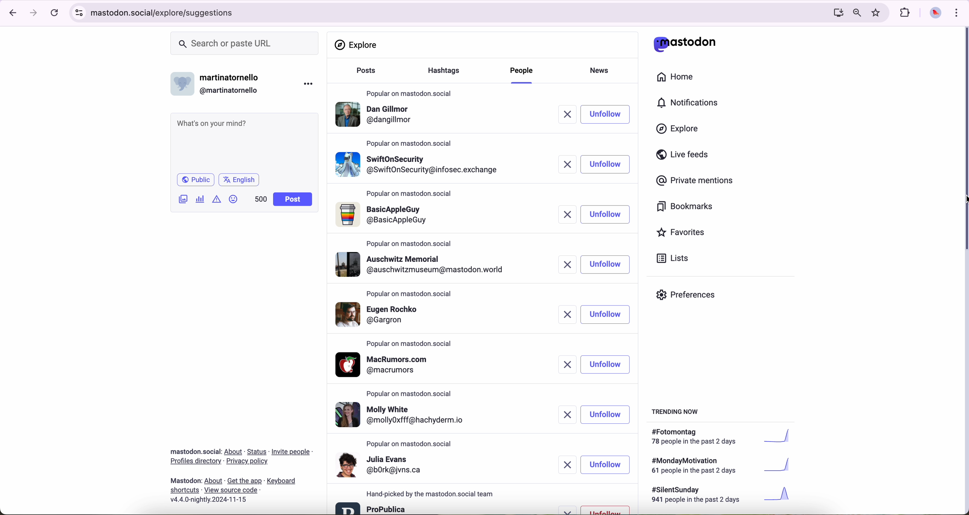 The height and width of the screenshot is (515, 969). What do you see at coordinates (602, 69) in the screenshot?
I see `news` at bounding box center [602, 69].